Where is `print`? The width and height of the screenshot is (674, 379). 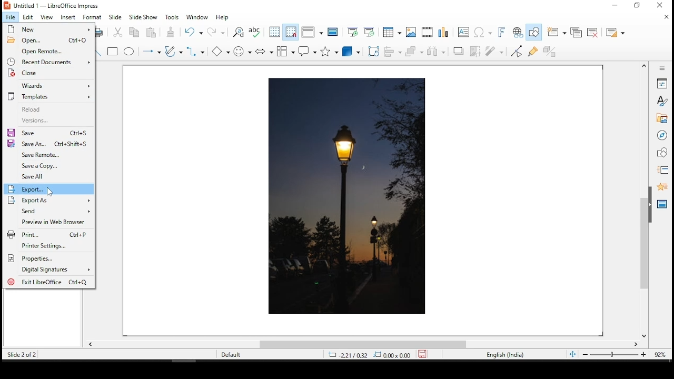 print is located at coordinates (98, 33).